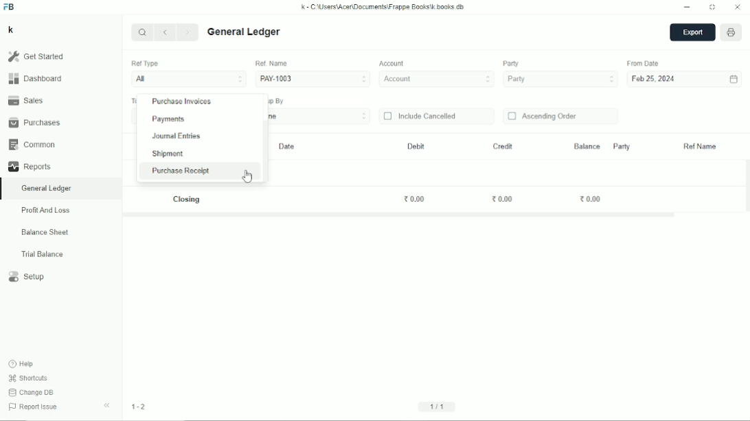  Describe the element at coordinates (29, 378) in the screenshot. I see `Shortcuts` at that location.